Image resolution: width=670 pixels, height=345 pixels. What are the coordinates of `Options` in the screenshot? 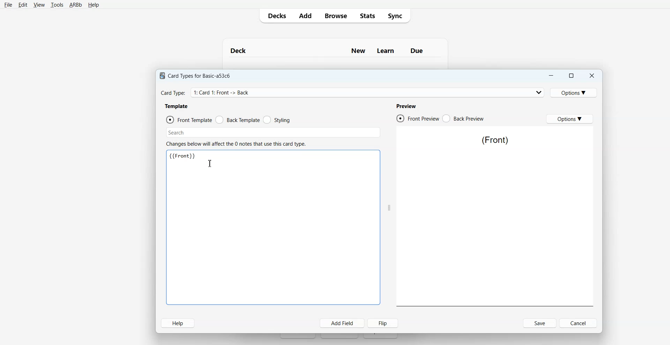 It's located at (569, 118).